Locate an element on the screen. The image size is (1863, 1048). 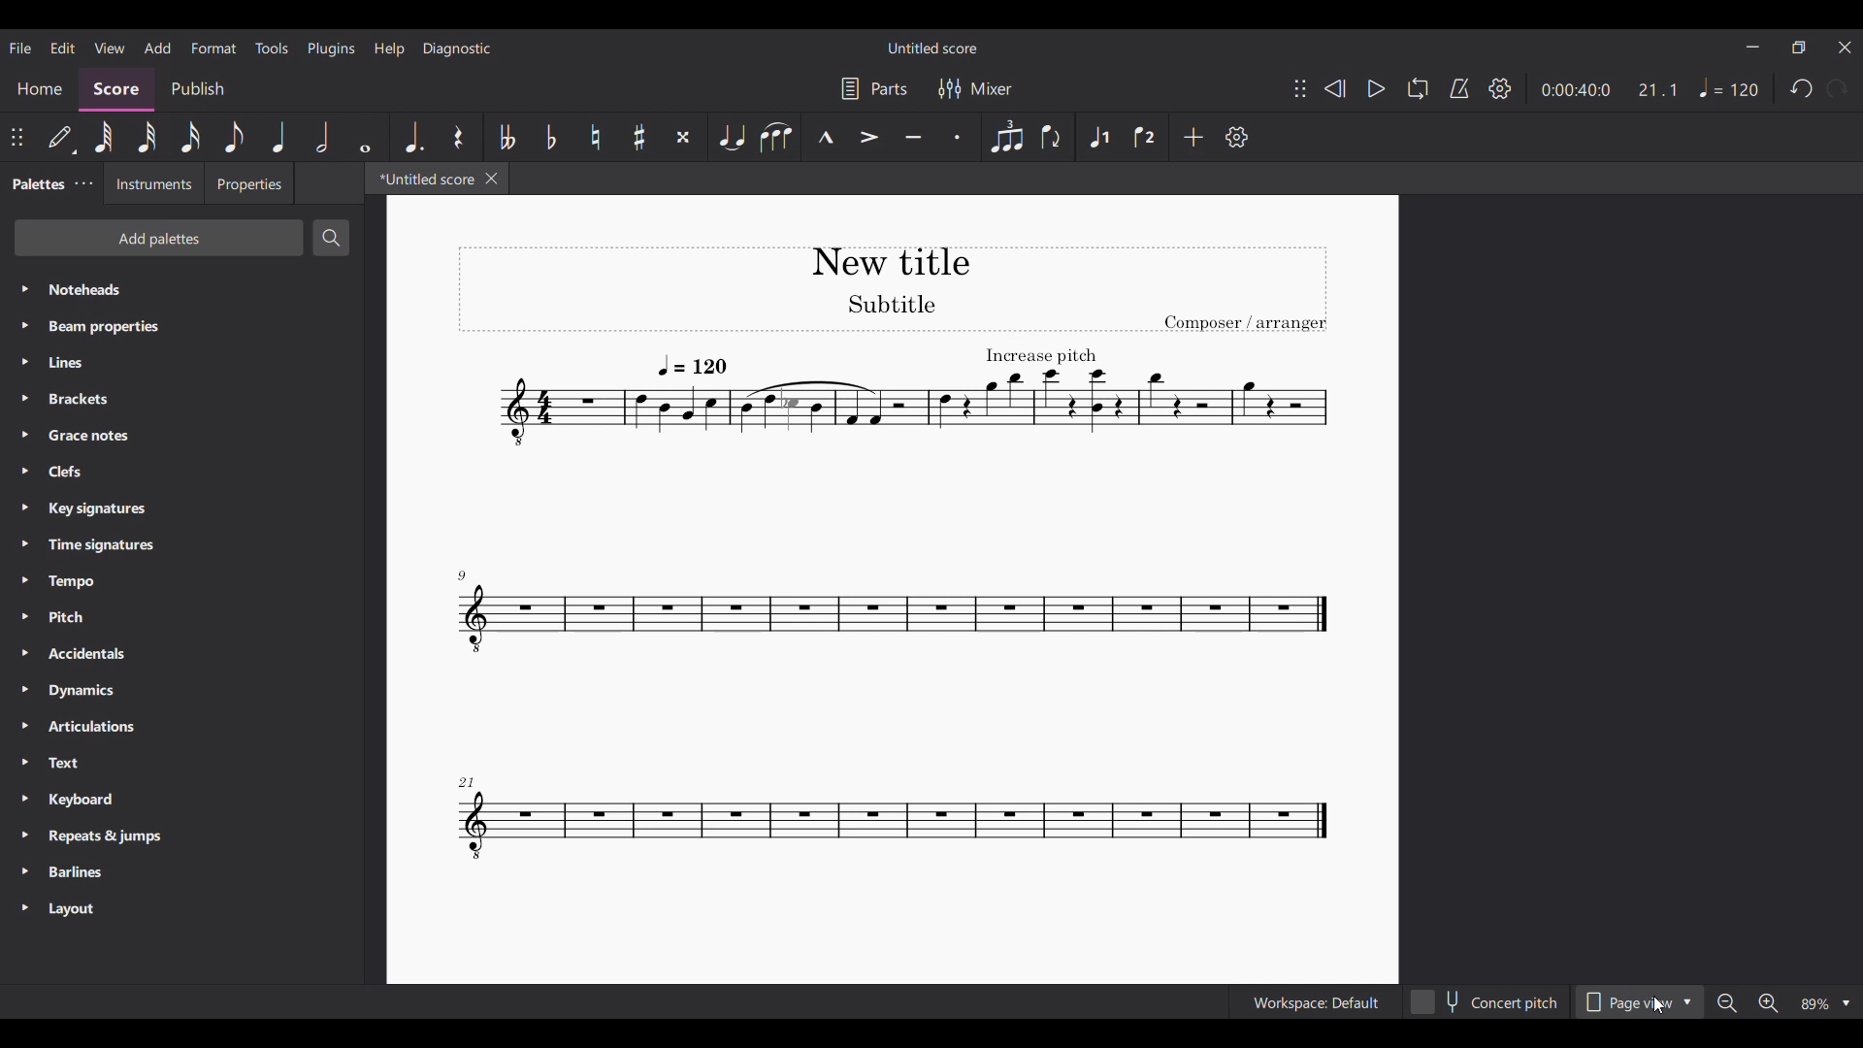
Flip direction is located at coordinates (1054, 137).